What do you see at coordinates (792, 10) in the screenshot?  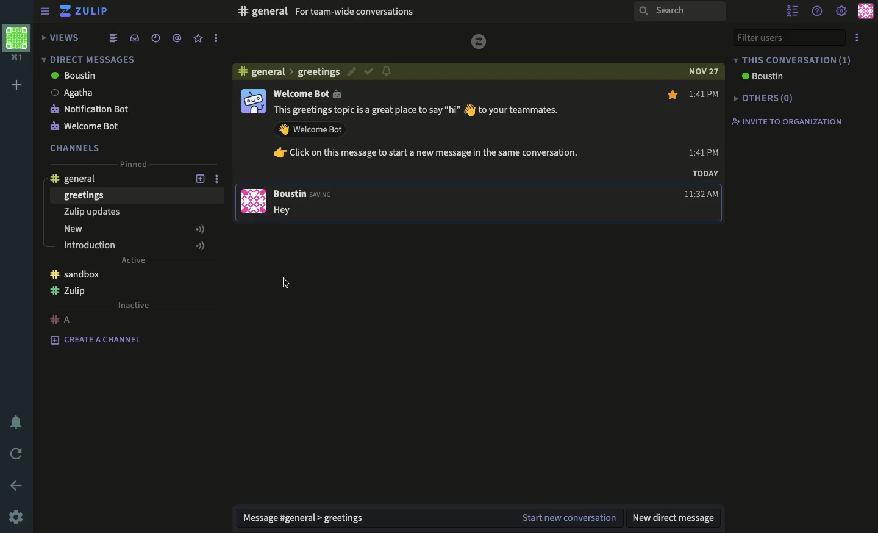 I see `hide user list` at bounding box center [792, 10].